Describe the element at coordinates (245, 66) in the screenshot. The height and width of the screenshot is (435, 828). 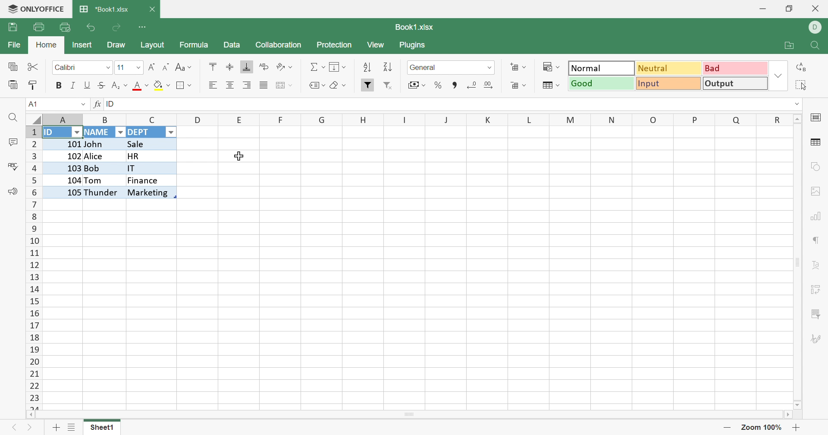
I see `Align Bottom` at that location.